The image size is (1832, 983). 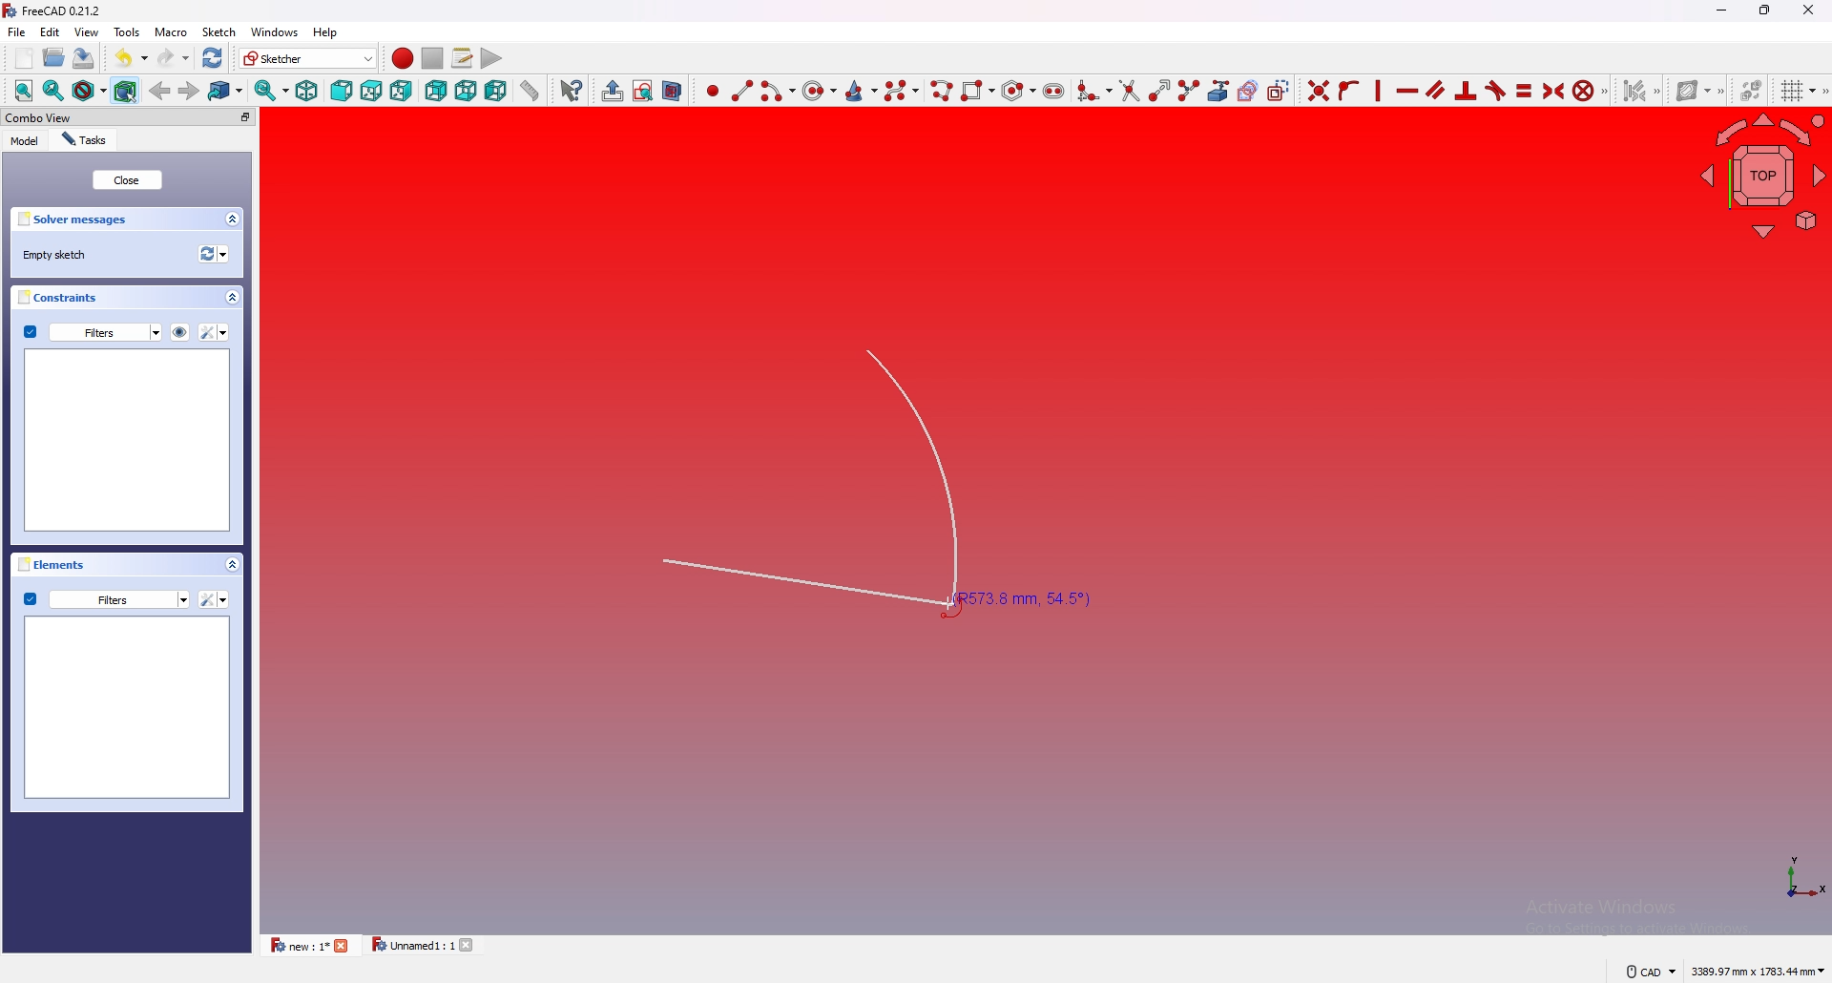 I want to click on combo view, so click(x=83, y=117).